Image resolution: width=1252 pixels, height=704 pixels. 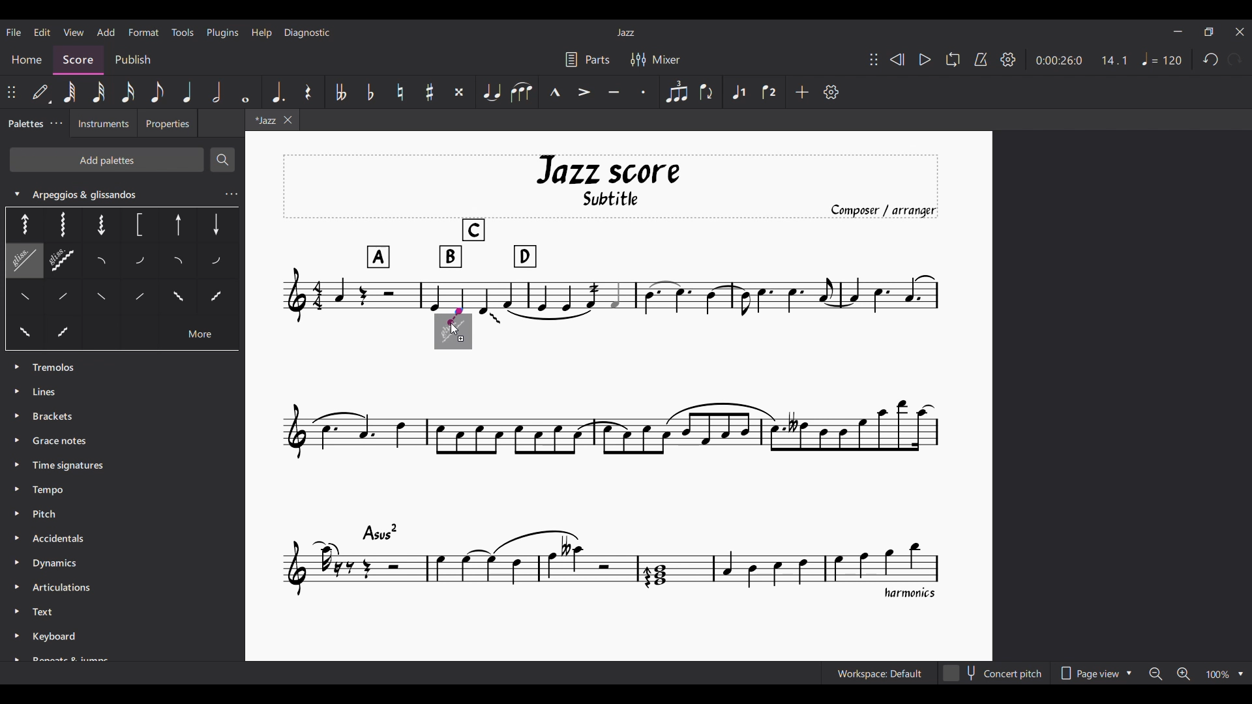 What do you see at coordinates (953, 59) in the screenshot?
I see `Loop playback` at bounding box center [953, 59].